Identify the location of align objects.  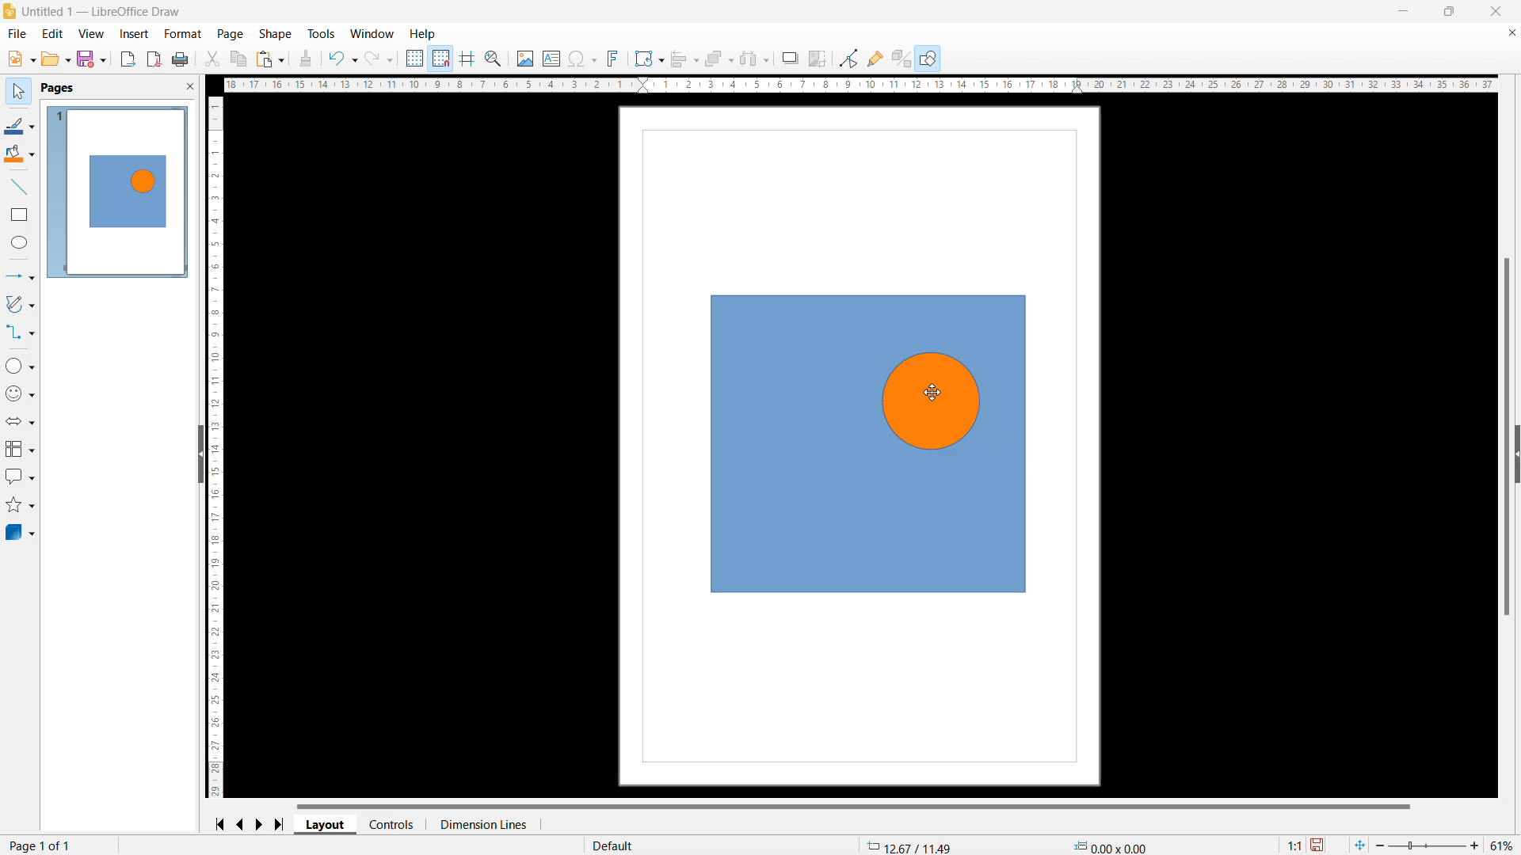
(683, 59).